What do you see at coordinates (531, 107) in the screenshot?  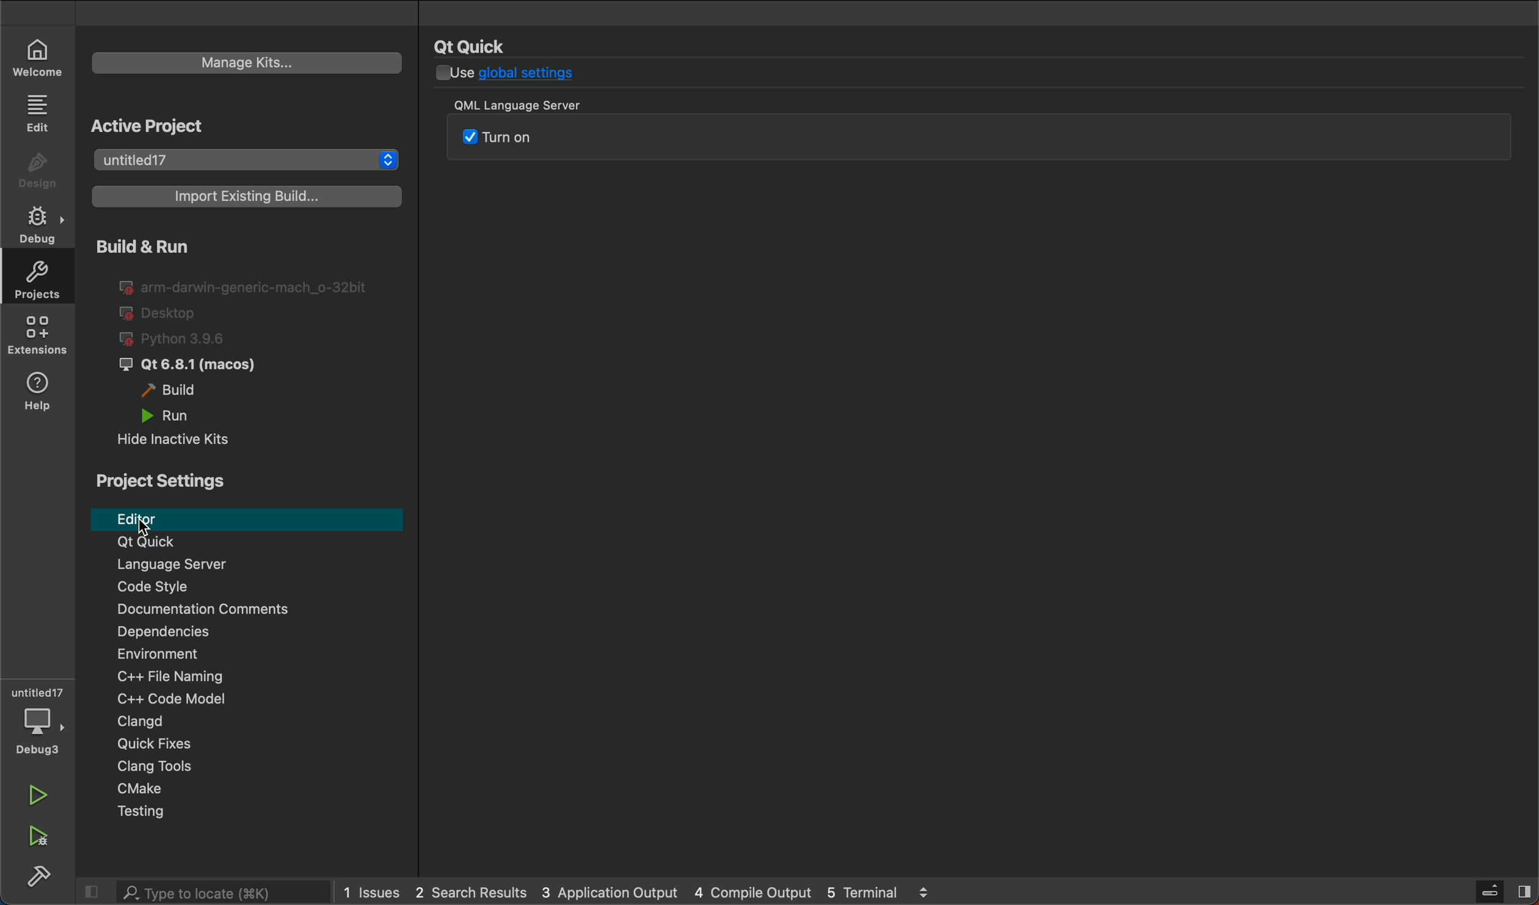 I see `title` at bounding box center [531, 107].